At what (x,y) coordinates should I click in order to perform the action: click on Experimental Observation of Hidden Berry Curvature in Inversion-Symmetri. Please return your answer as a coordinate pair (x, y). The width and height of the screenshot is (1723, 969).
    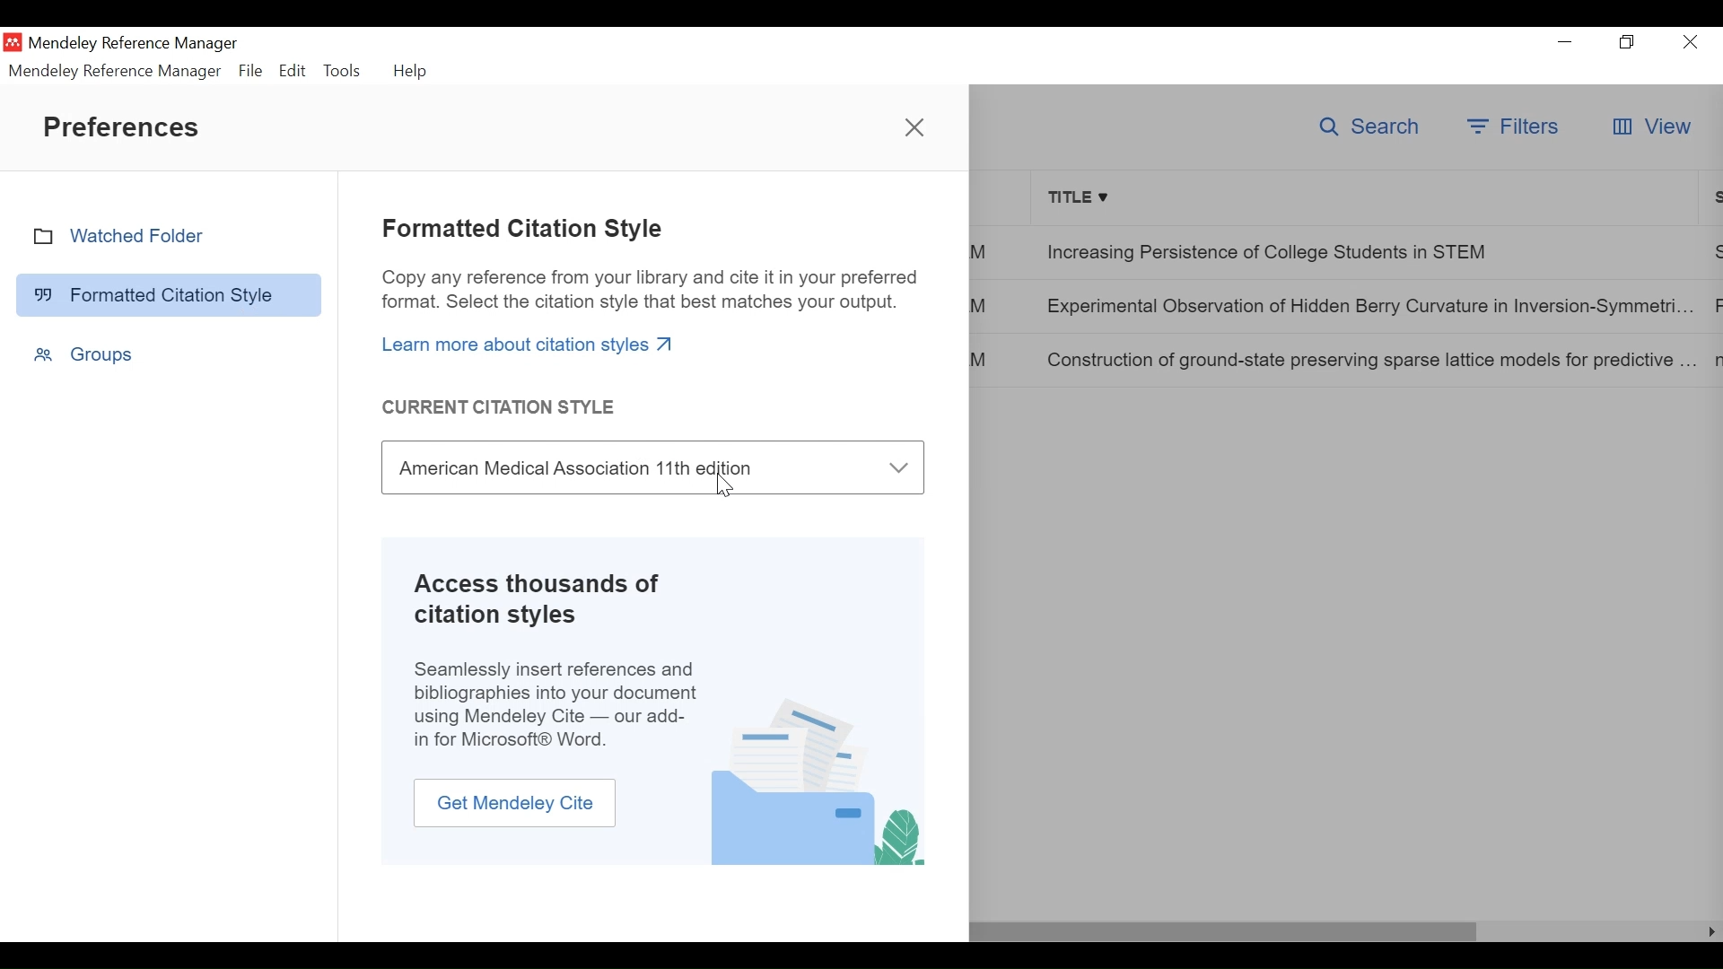
    Looking at the image, I should click on (1367, 308).